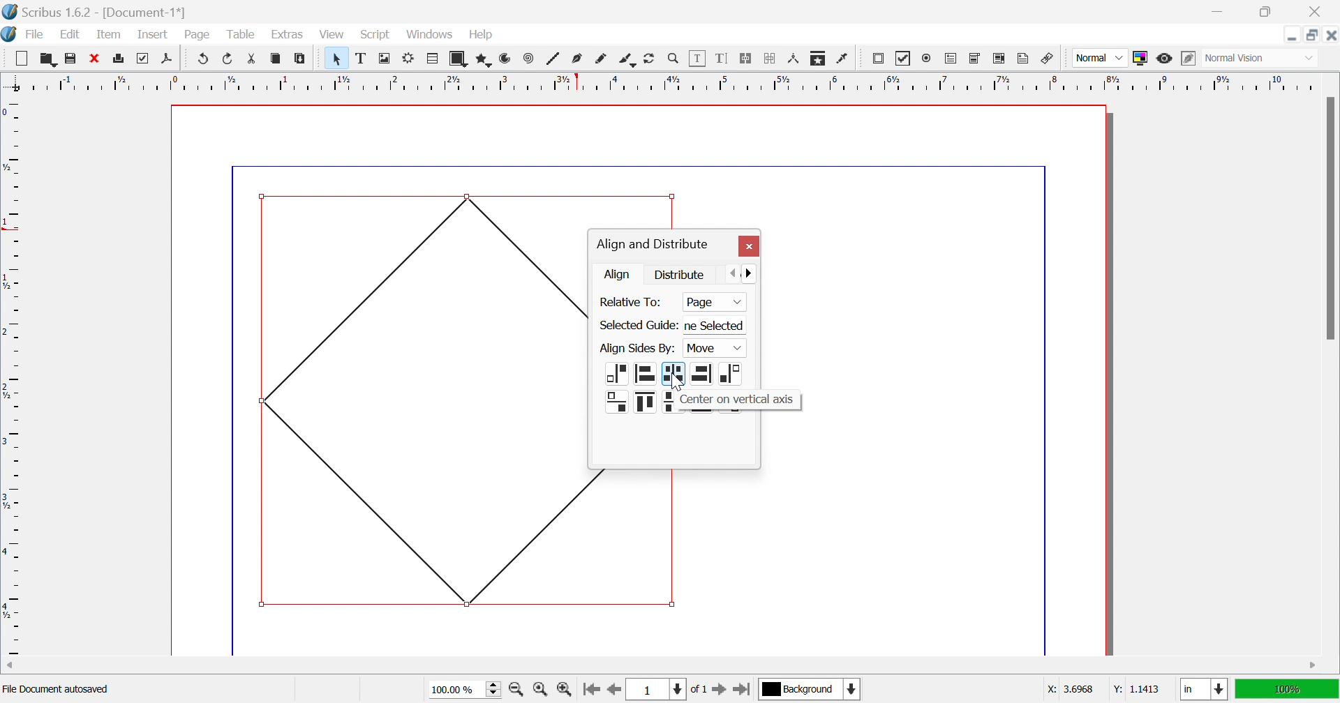  I want to click on Cursor, so click(675, 381).